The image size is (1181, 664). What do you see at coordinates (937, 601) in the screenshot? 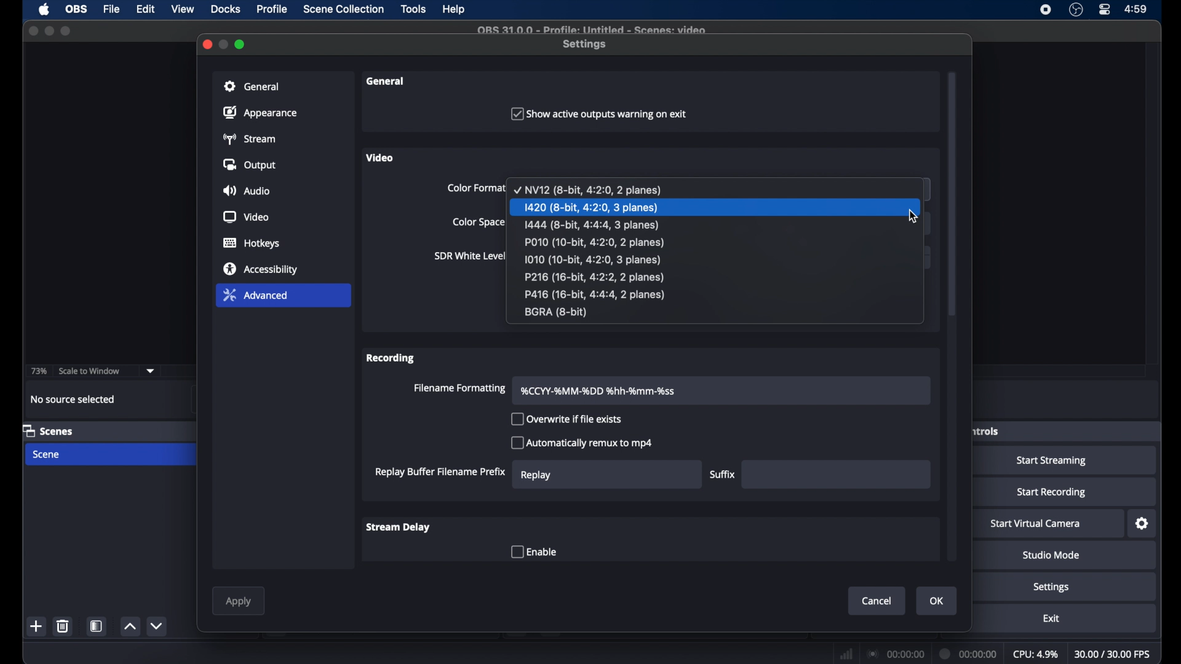
I see `ok` at bounding box center [937, 601].